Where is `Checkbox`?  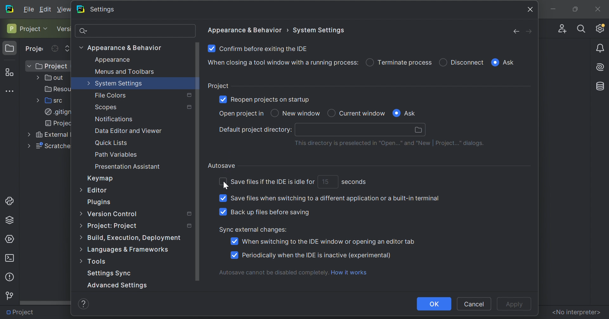 Checkbox is located at coordinates (396, 113).